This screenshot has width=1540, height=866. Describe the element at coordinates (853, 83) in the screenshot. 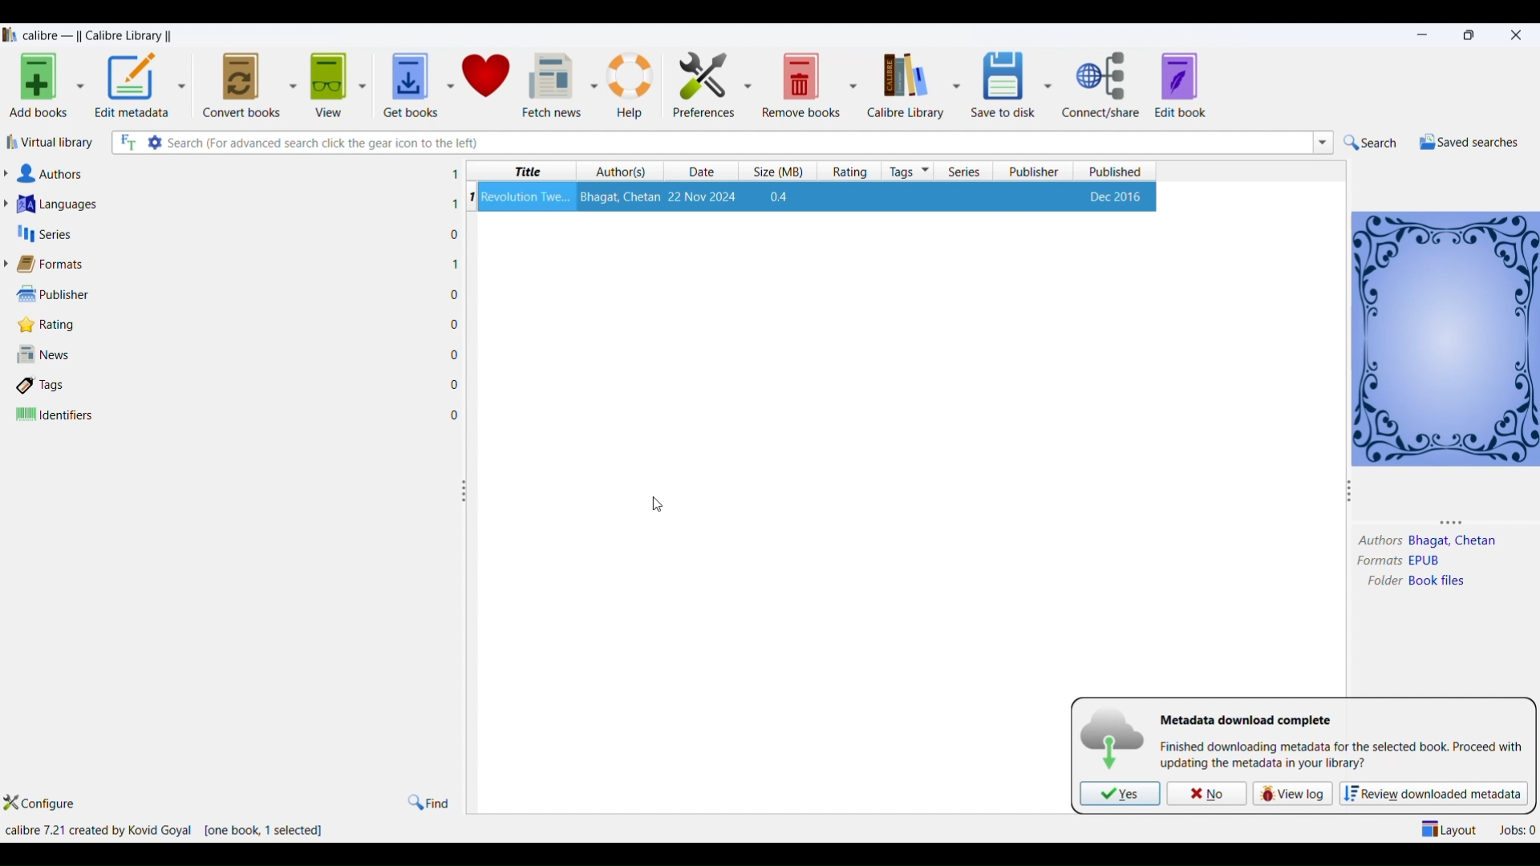

I see `remove books options dropdown button` at that location.